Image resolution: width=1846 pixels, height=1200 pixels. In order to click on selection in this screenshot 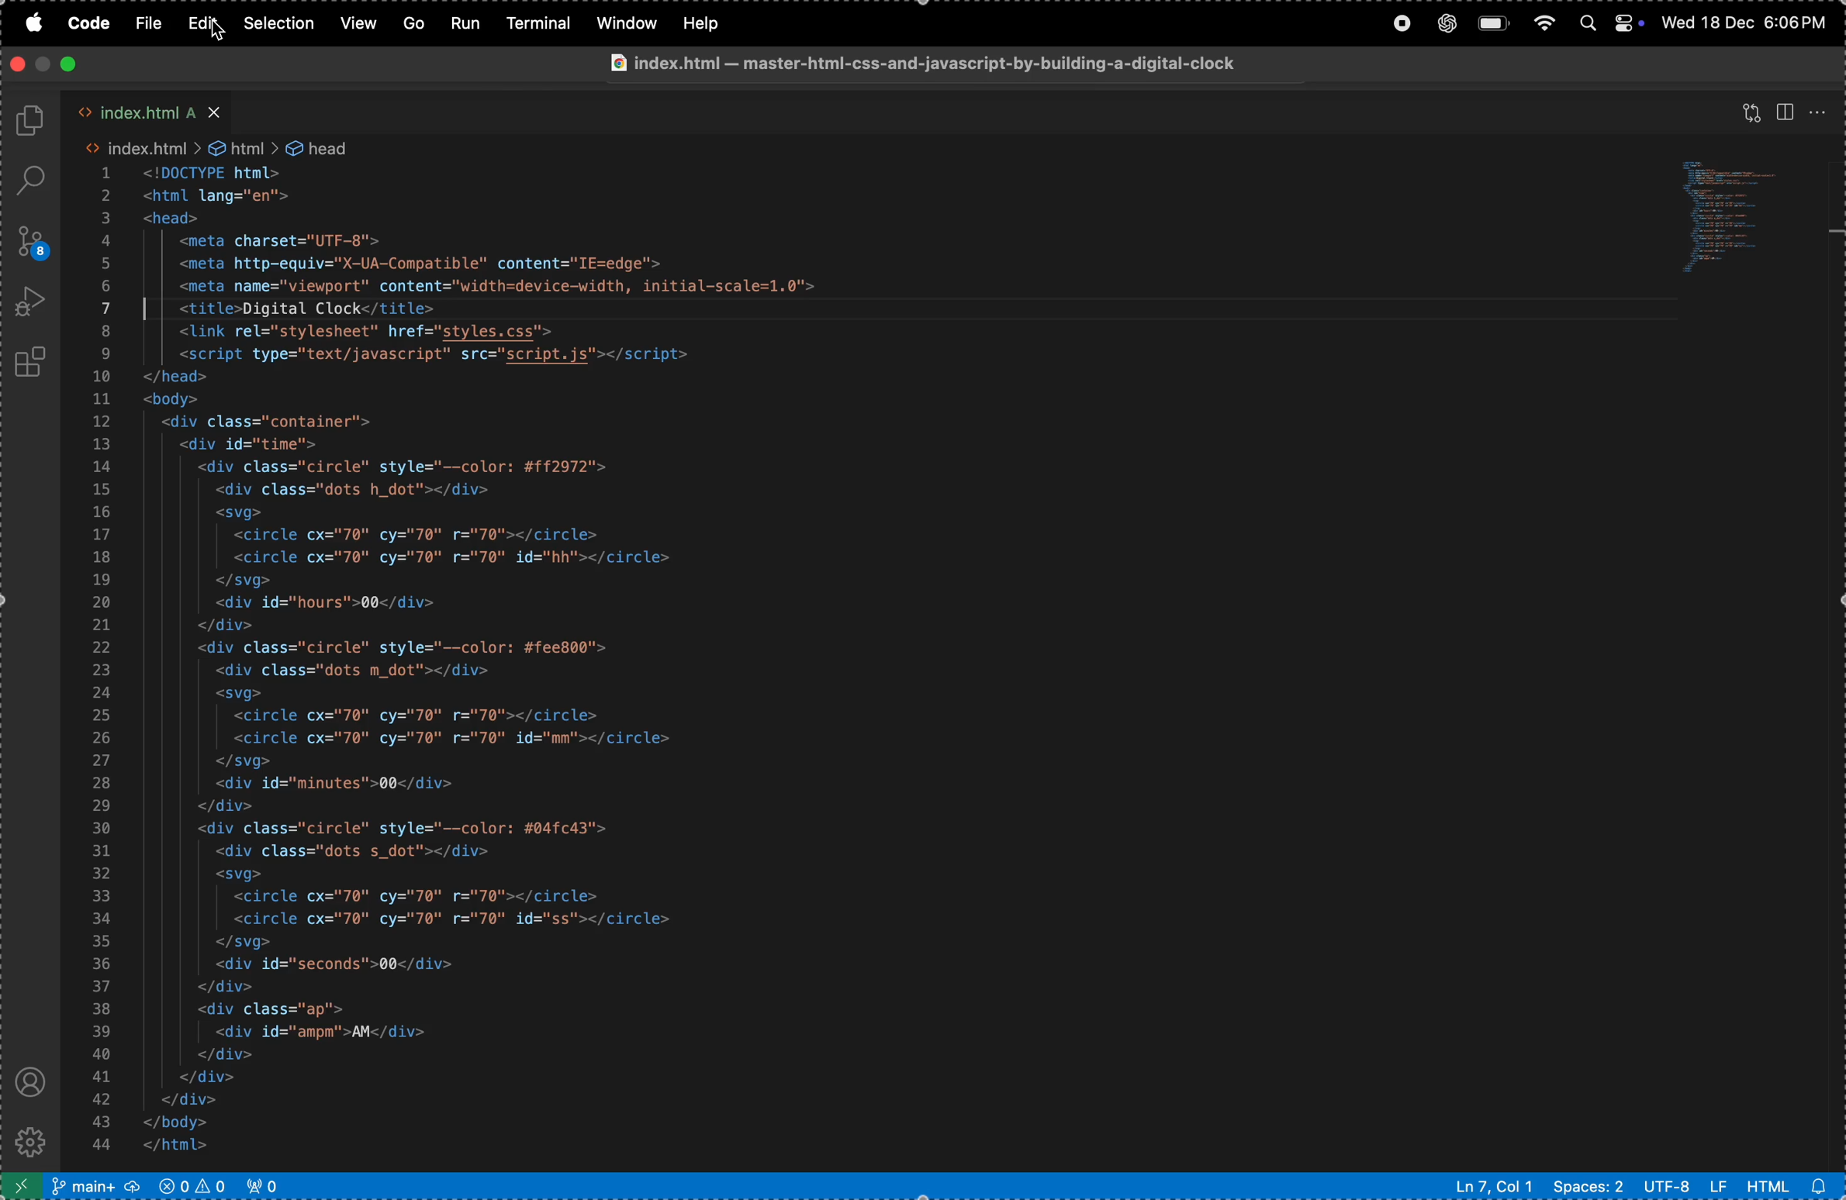, I will do `click(279, 22)`.